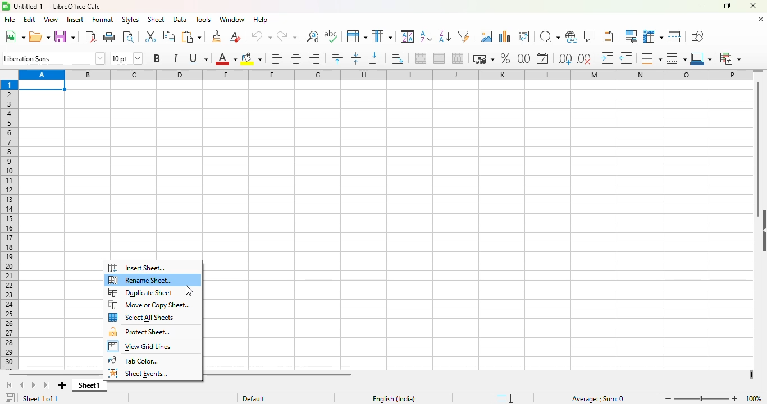 The height and width of the screenshot is (404, 767). Describe the element at coordinates (169, 35) in the screenshot. I see `copy` at that location.